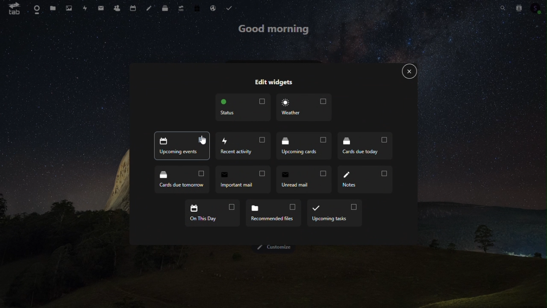 This screenshot has height=308, width=547. I want to click on Edit widgets, so click(273, 83).